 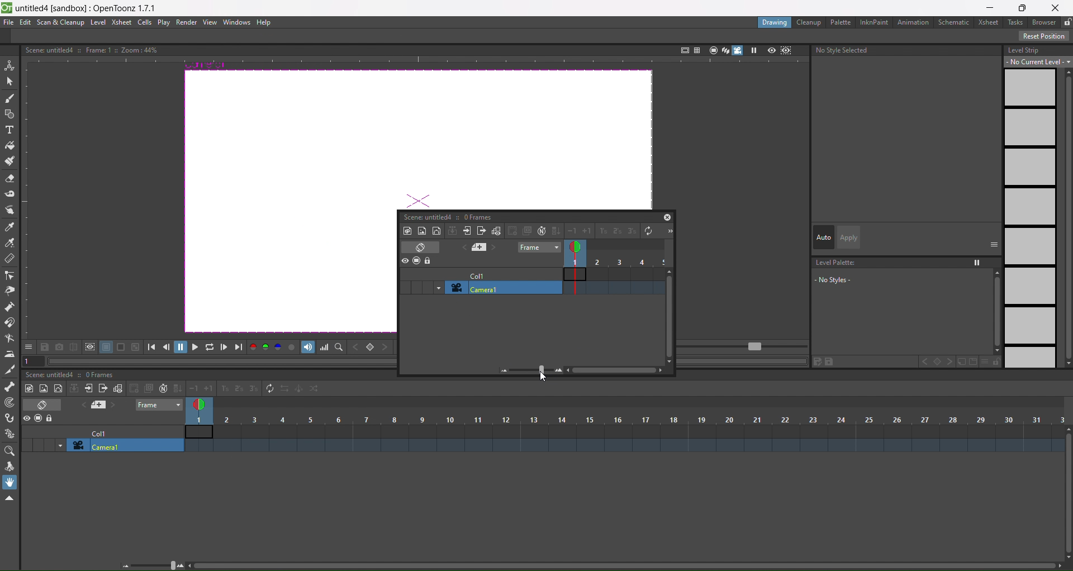 I want to click on cutter tool, so click(x=9, y=369).